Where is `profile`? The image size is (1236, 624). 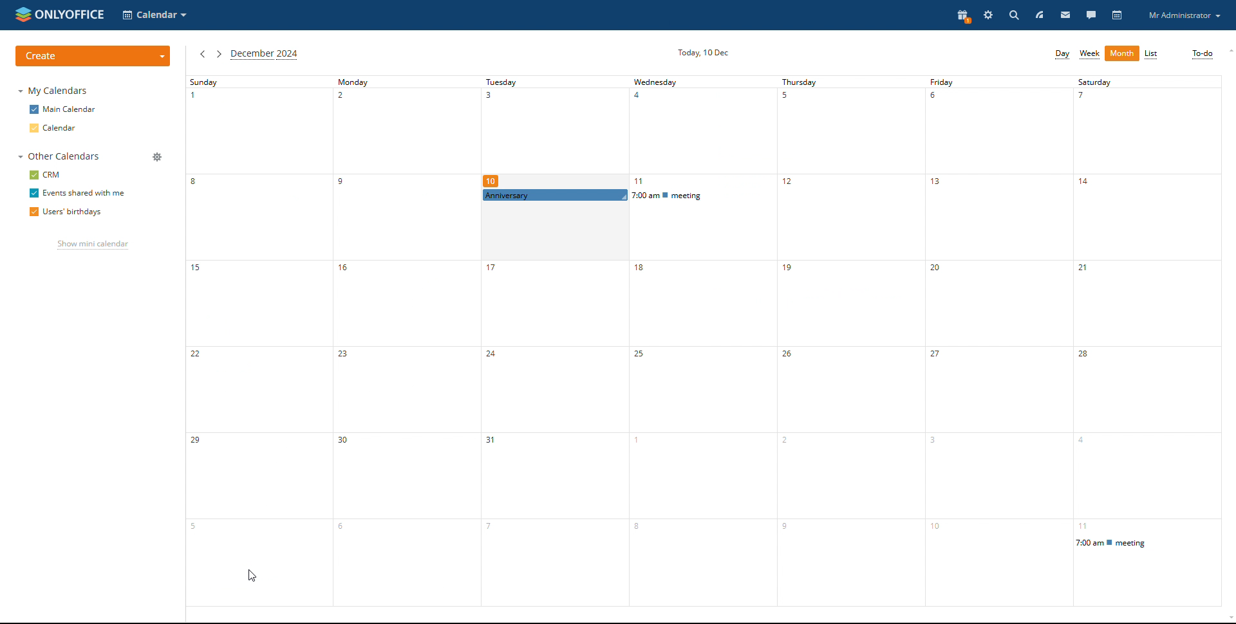
profile is located at coordinates (1183, 15).